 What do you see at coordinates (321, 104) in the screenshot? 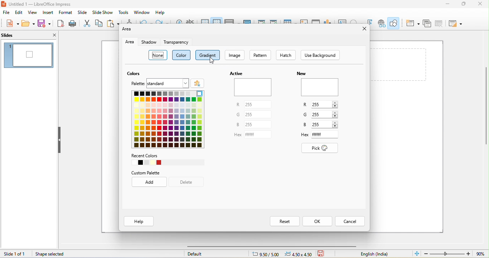
I see `255` at bounding box center [321, 104].